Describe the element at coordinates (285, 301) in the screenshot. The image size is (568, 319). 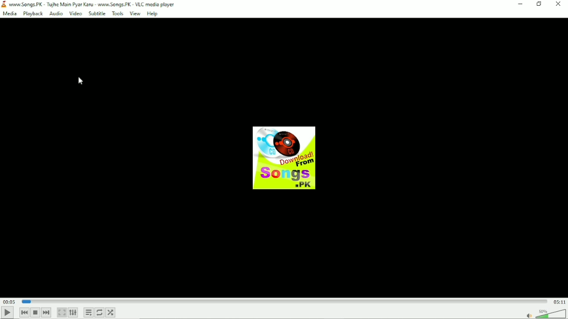
I see `Play duration` at that location.